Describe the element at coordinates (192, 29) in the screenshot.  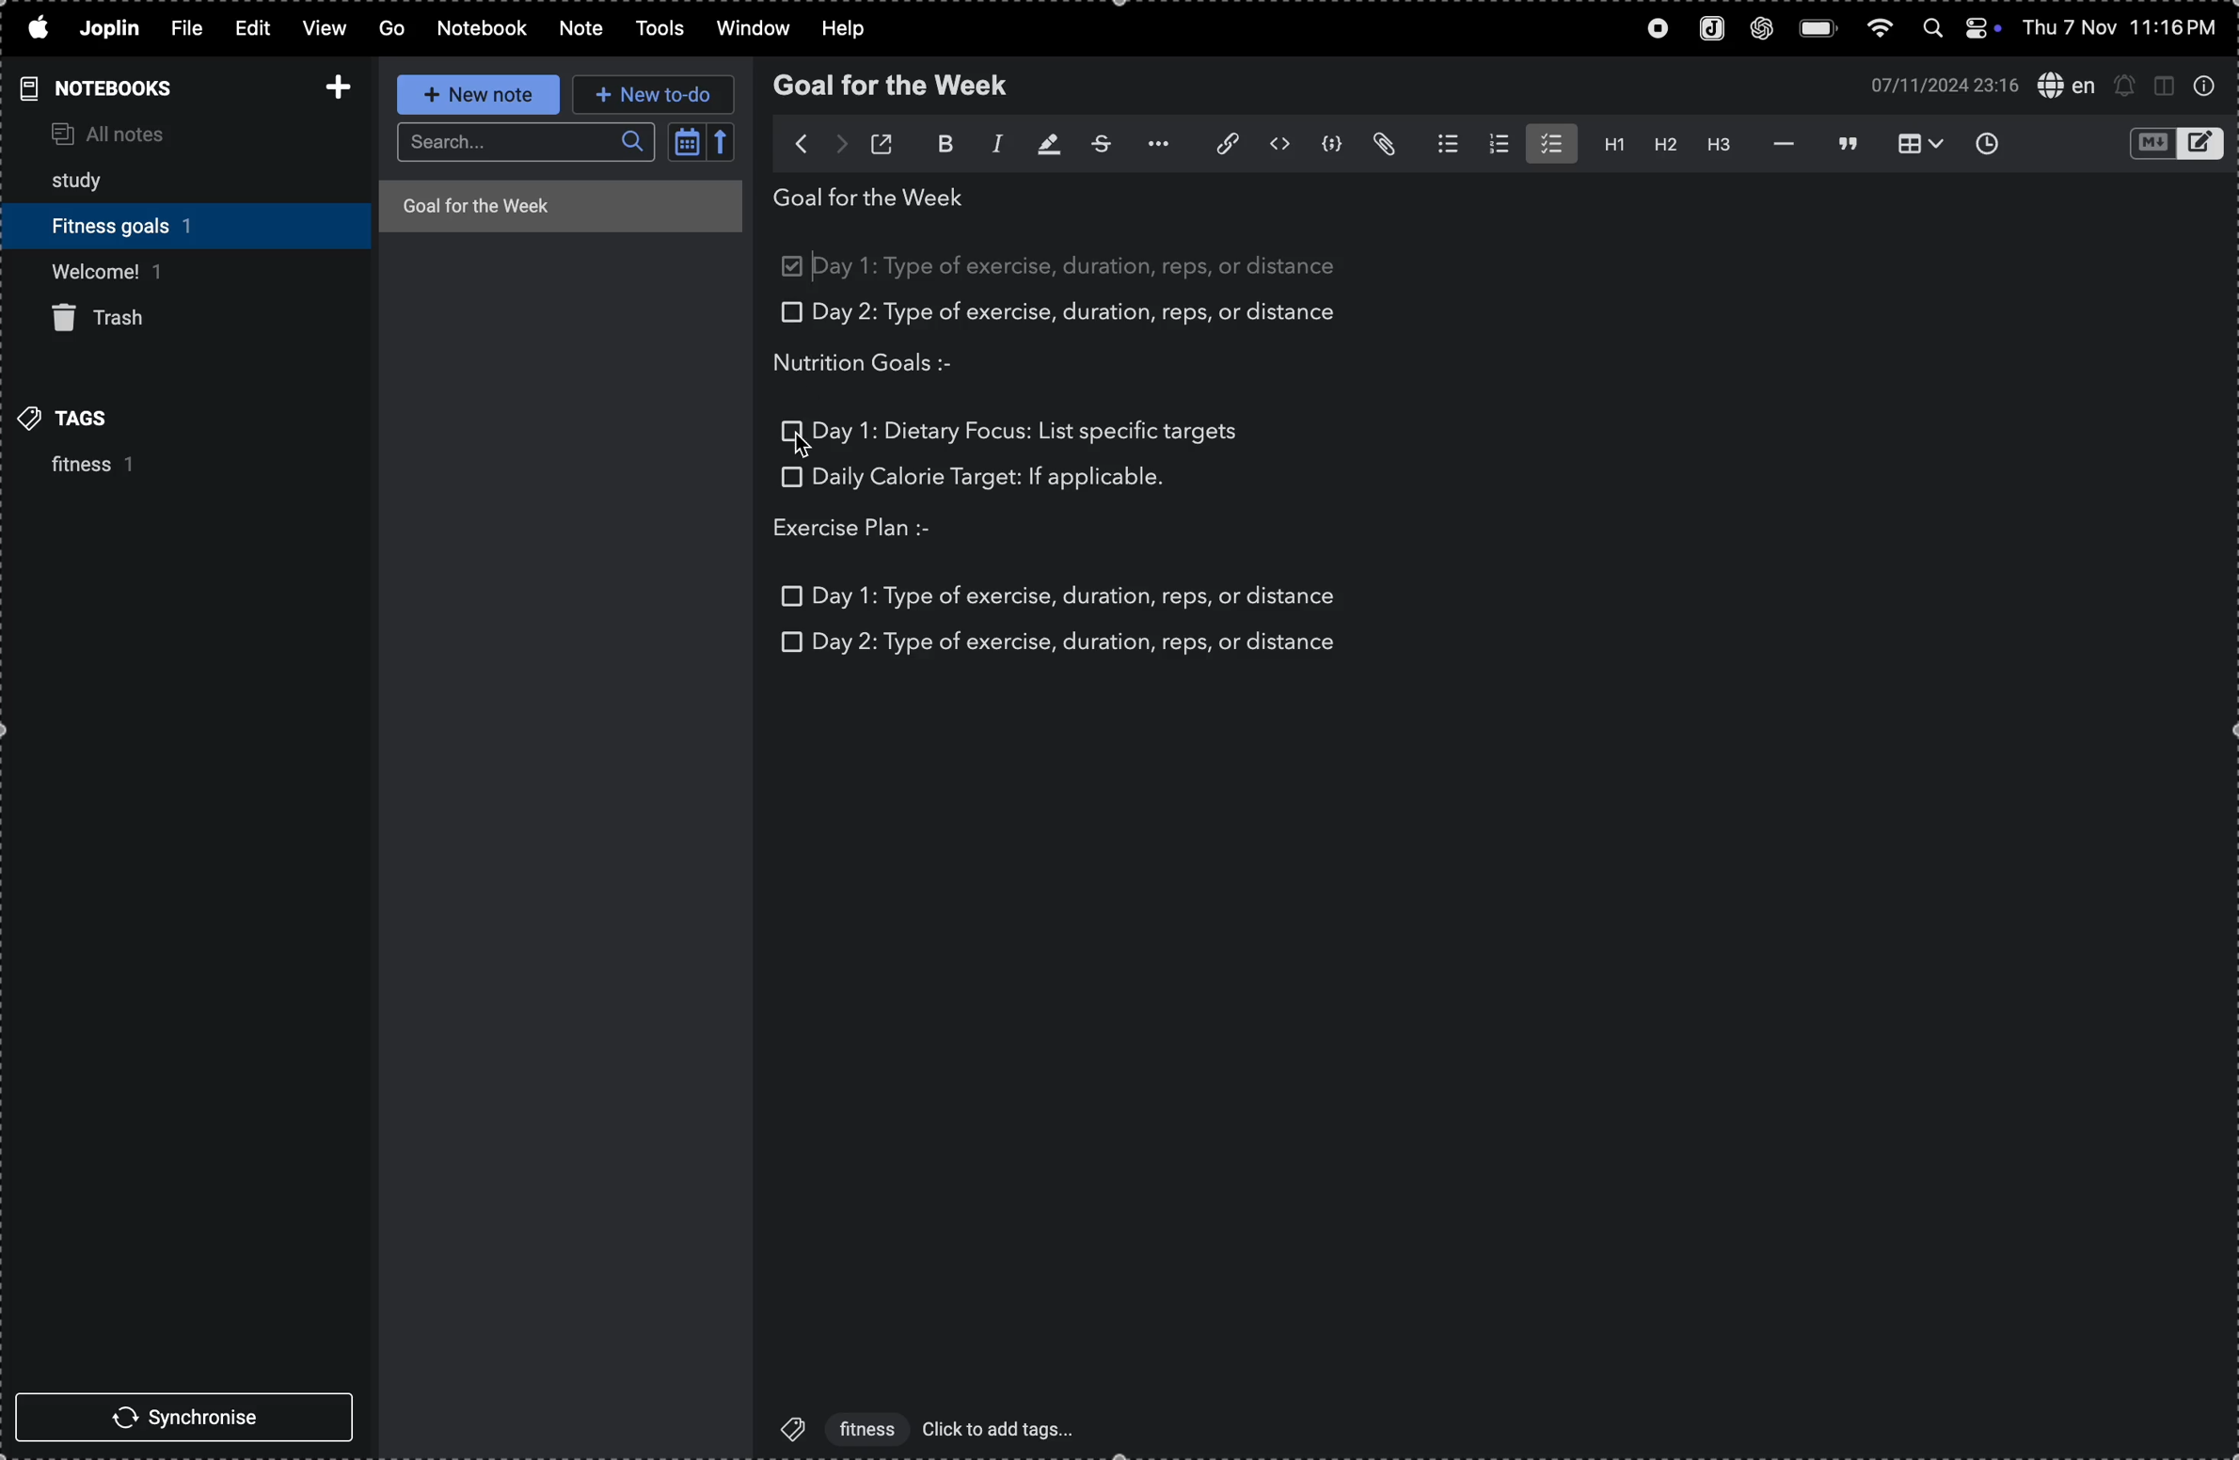
I see `file` at that location.